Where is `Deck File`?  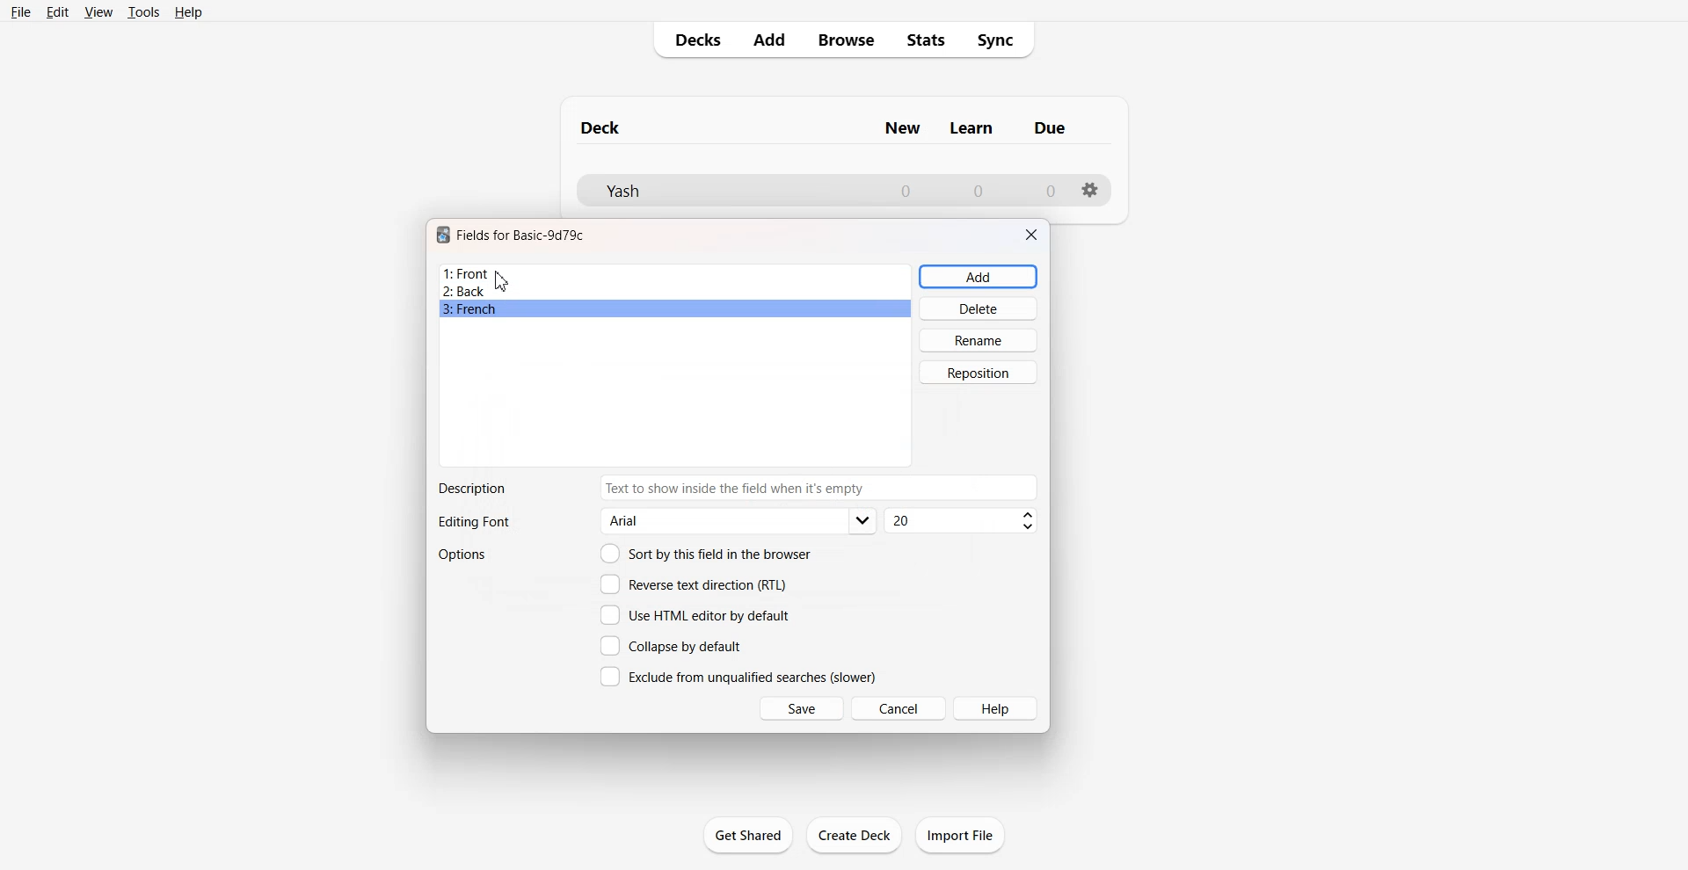 Deck File is located at coordinates (721, 191).